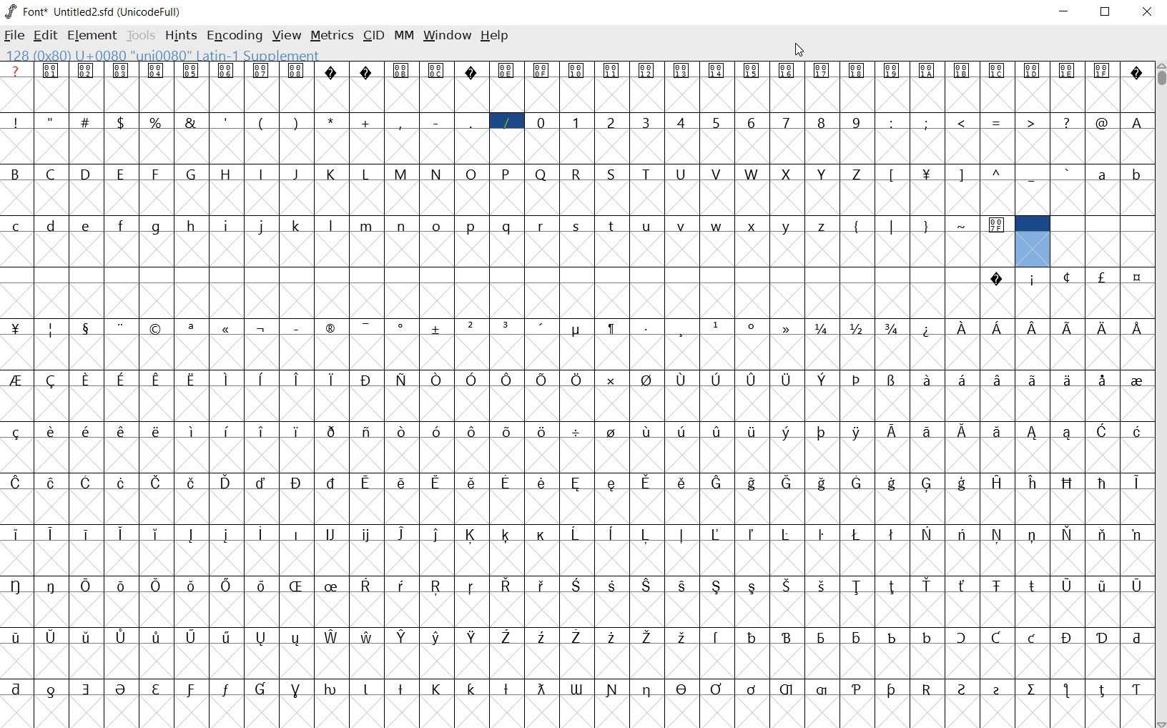 The height and width of the screenshot is (728, 1167). I want to click on Symbol, so click(122, 636).